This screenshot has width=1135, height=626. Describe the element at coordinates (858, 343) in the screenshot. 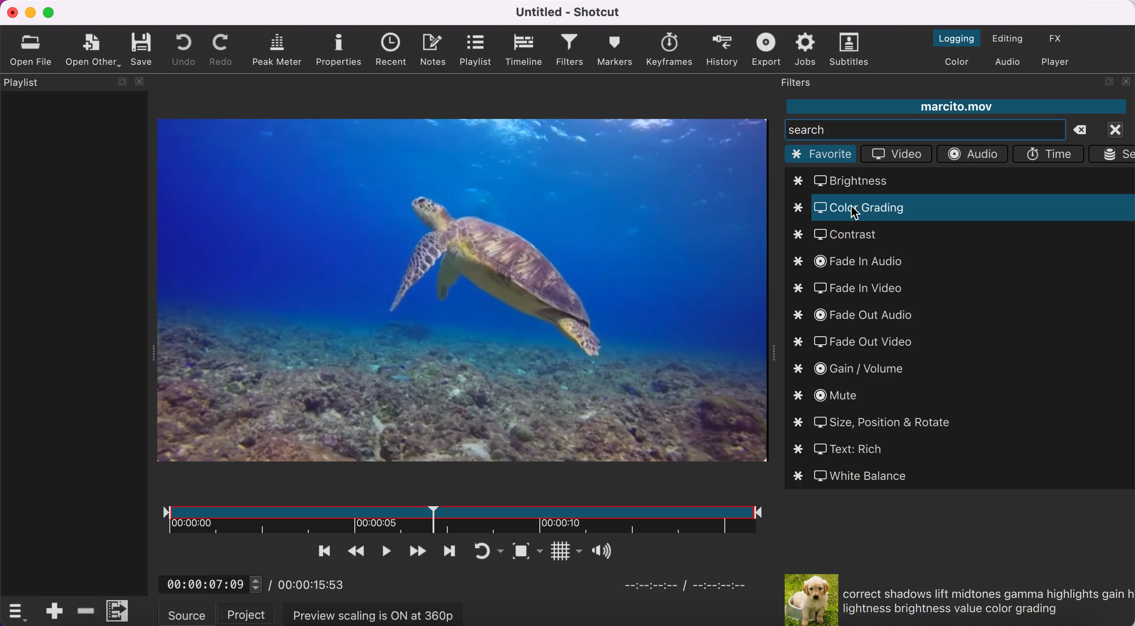

I see `fade out video` at that location.